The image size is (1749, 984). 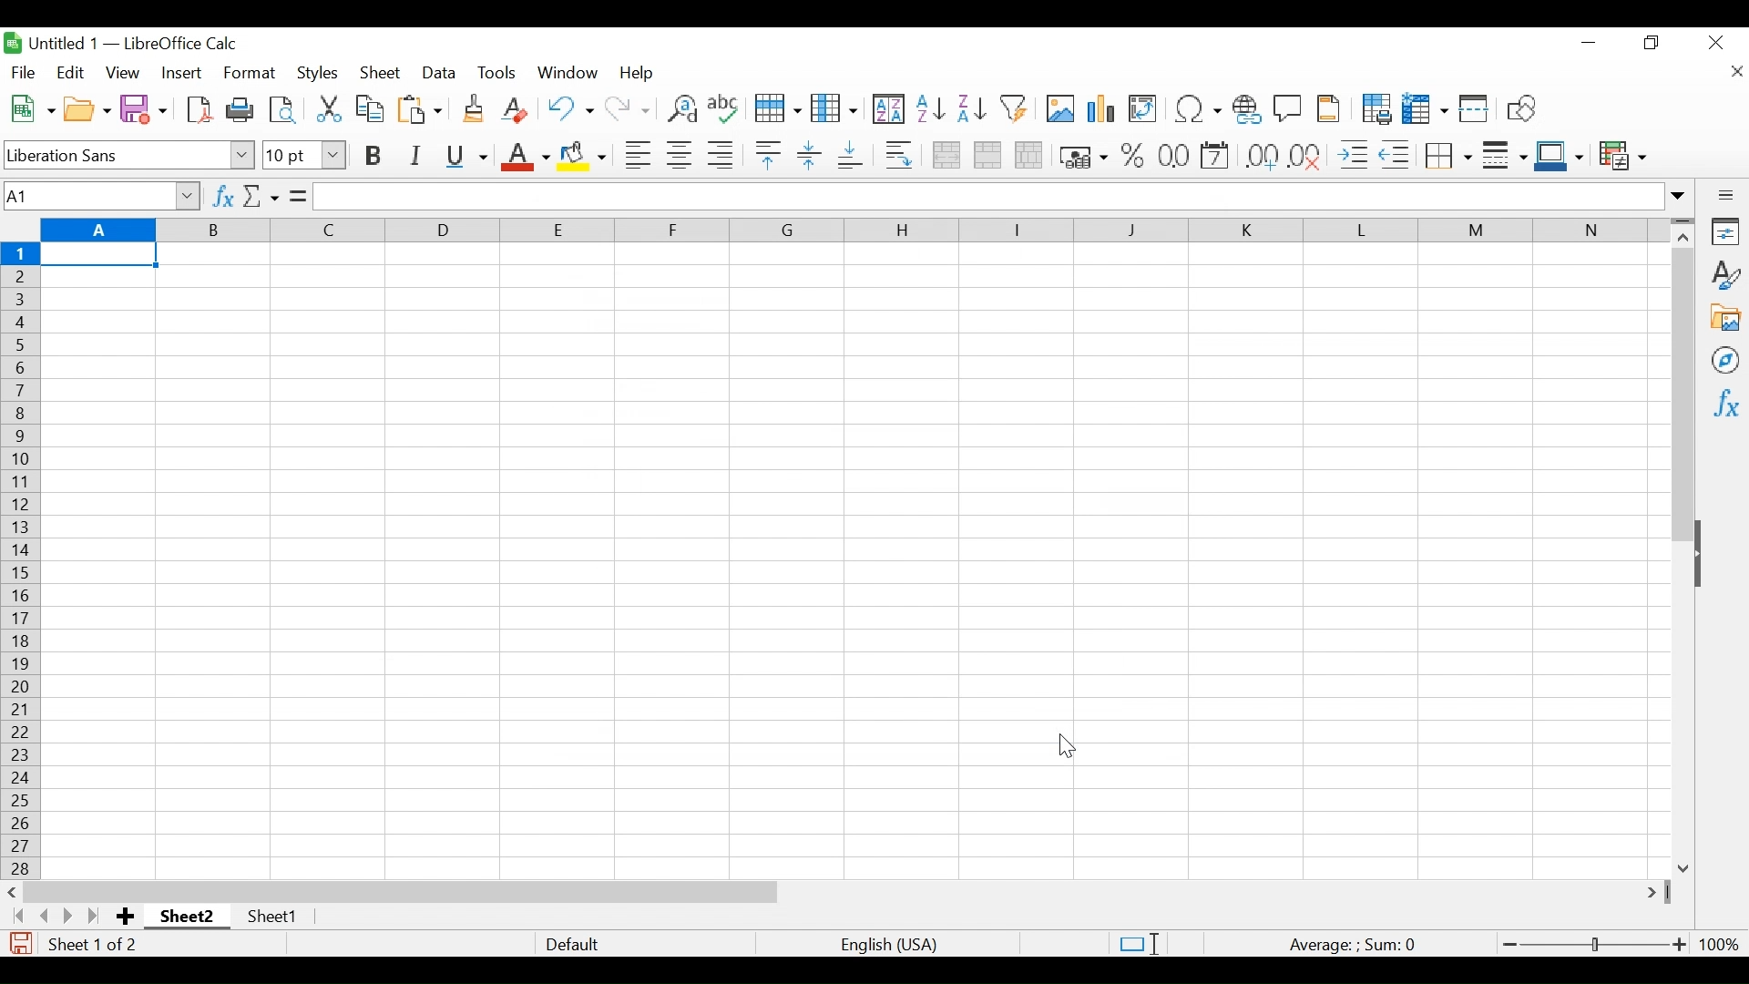 I want to click on Properties, so click(x=1723, y=231).